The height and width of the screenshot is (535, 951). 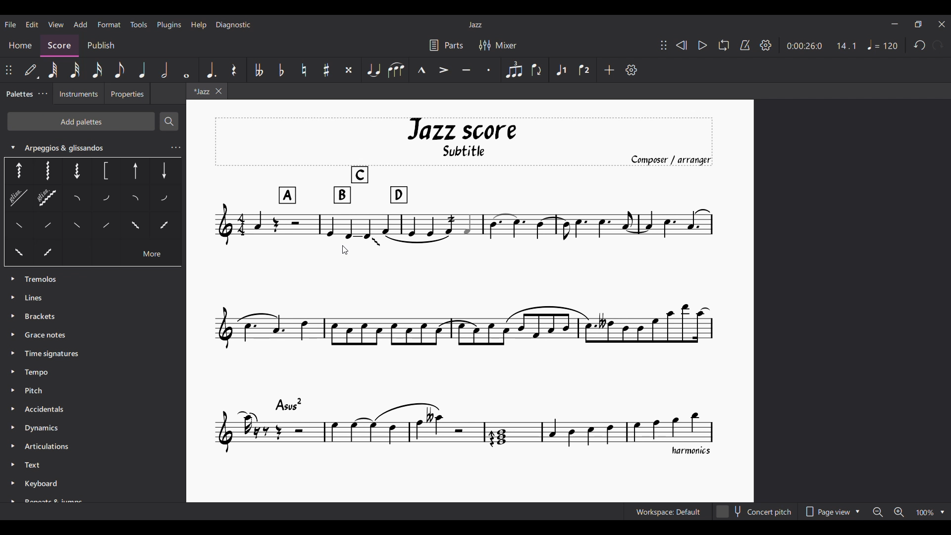 I want to click on Current selection highlighted, so click(x=18, y=199).